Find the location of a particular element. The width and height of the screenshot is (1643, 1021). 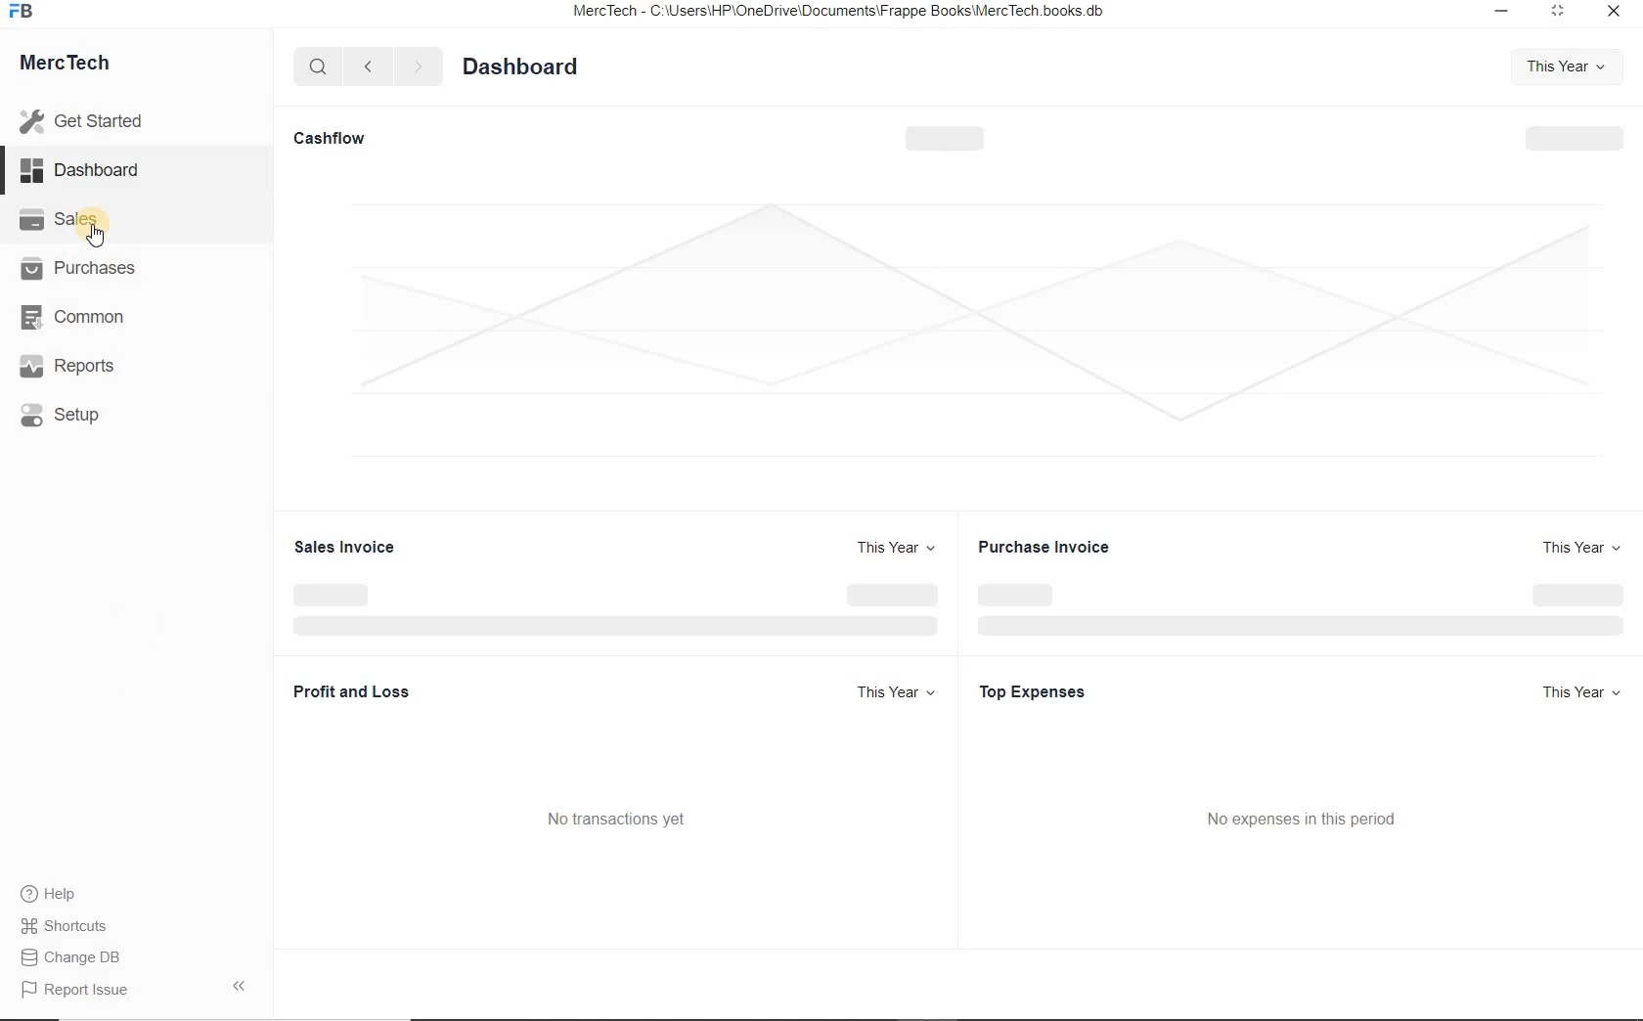

Purchases is located at coordinates (79, 272).